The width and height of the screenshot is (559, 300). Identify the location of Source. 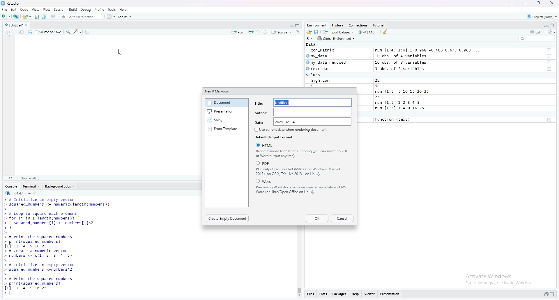
(282, 32).